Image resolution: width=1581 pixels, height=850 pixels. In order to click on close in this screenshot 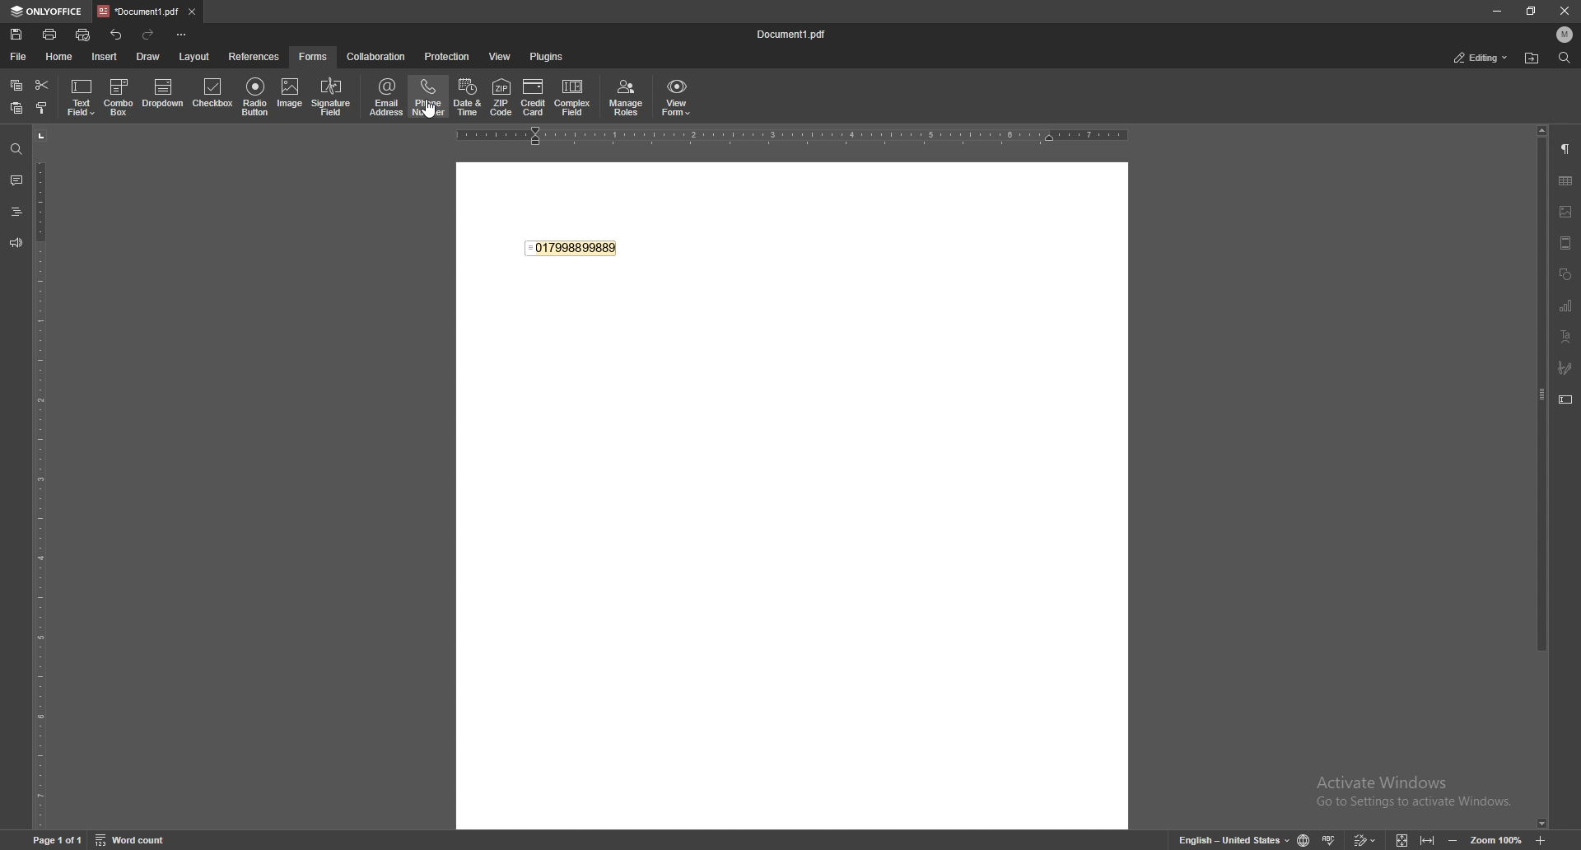, I will do `click(1566, 12)`.